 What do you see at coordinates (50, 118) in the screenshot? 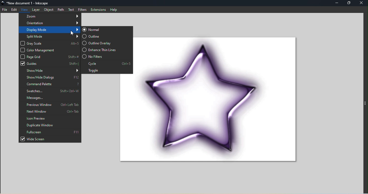
I see `Icon preview` at bounding box center [50, 118].